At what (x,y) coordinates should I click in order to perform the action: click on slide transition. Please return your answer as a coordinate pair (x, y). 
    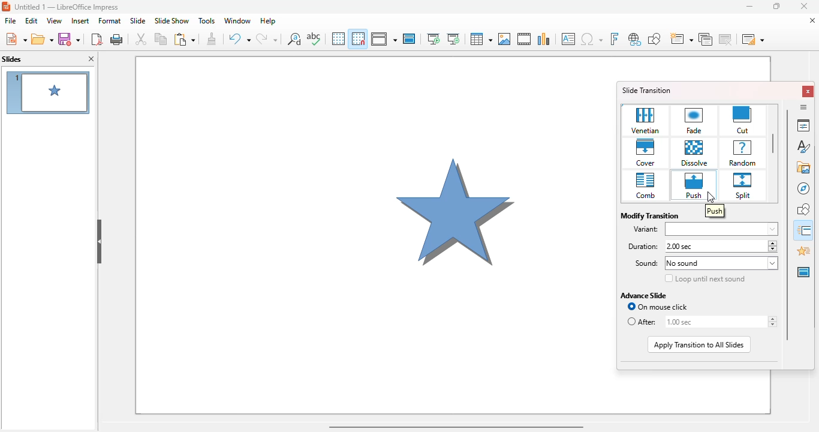
    Looking at the image, I should click on (647, 90).